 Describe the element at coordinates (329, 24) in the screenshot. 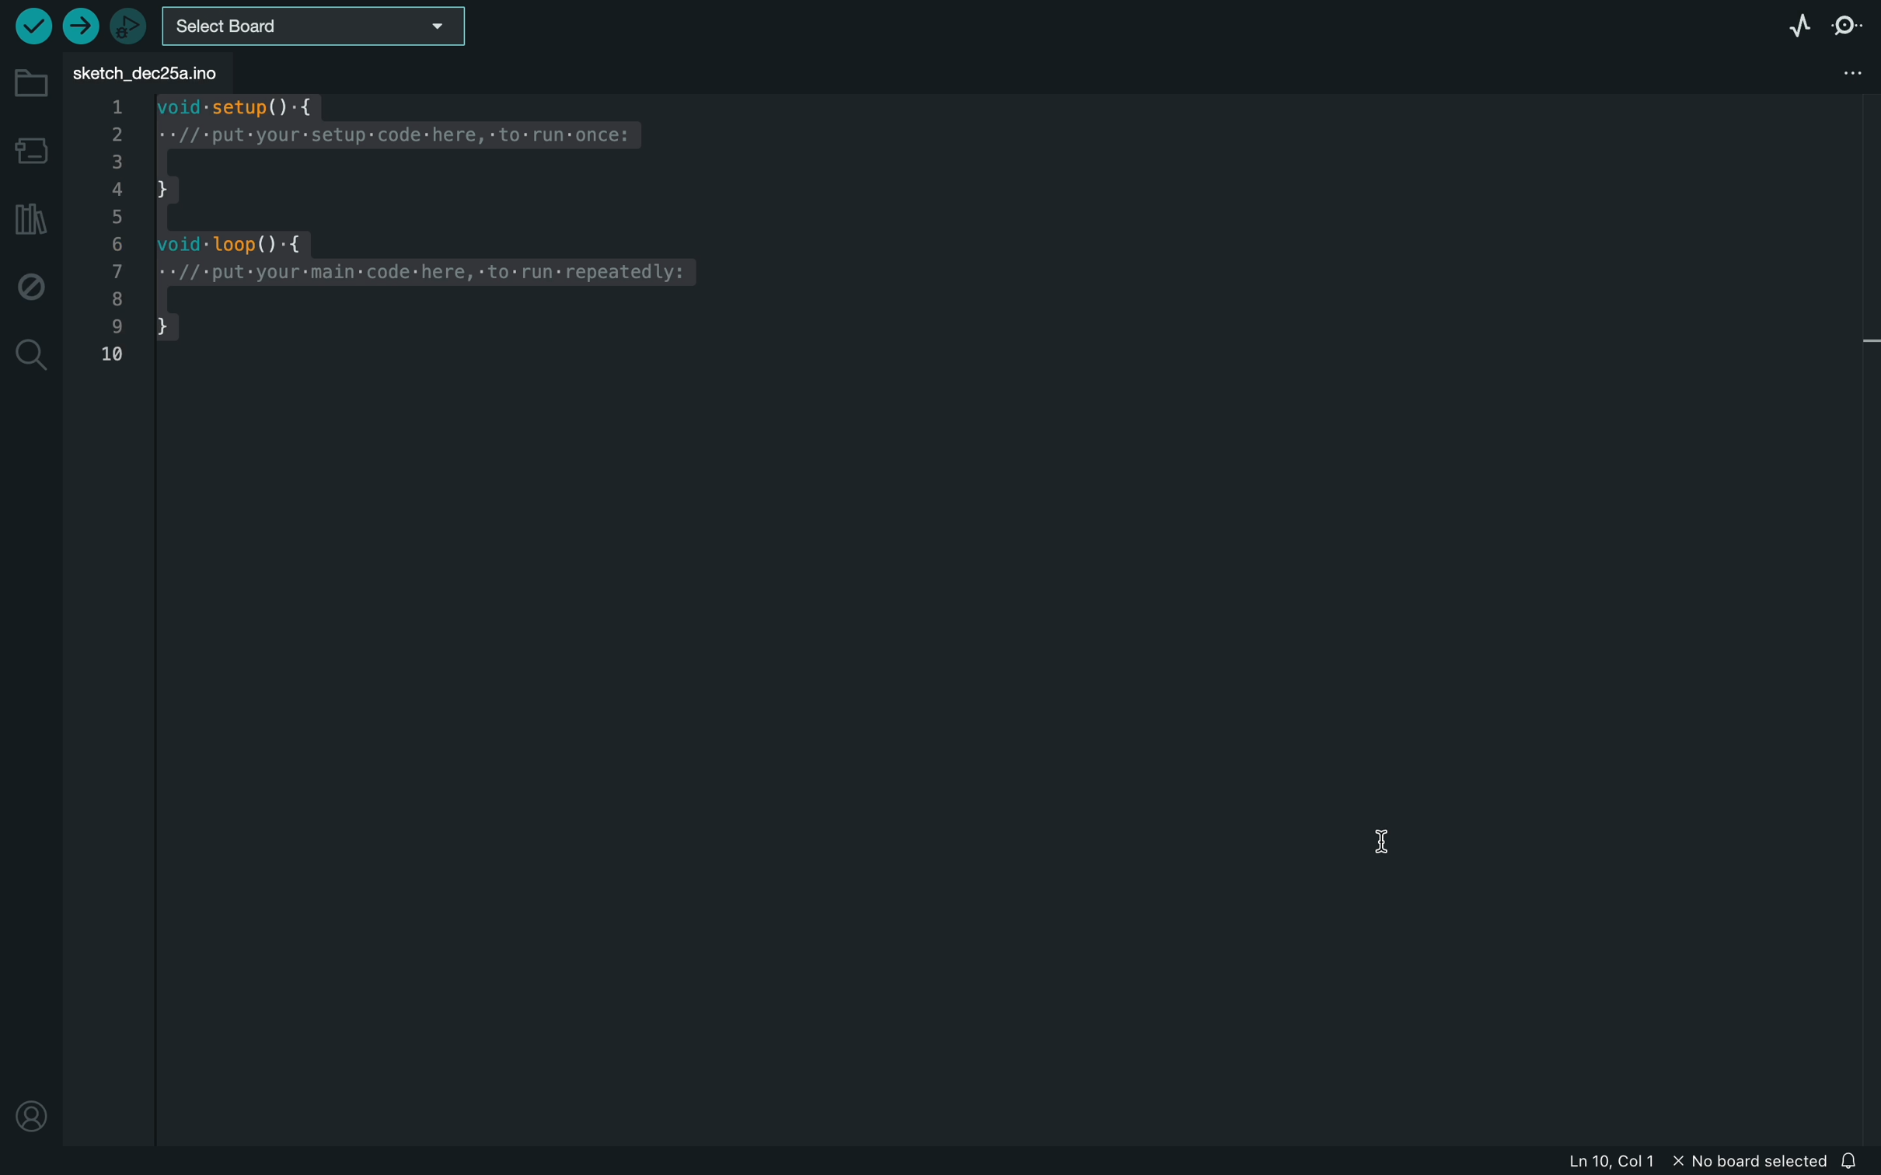

I see `board  selecter` at that location.